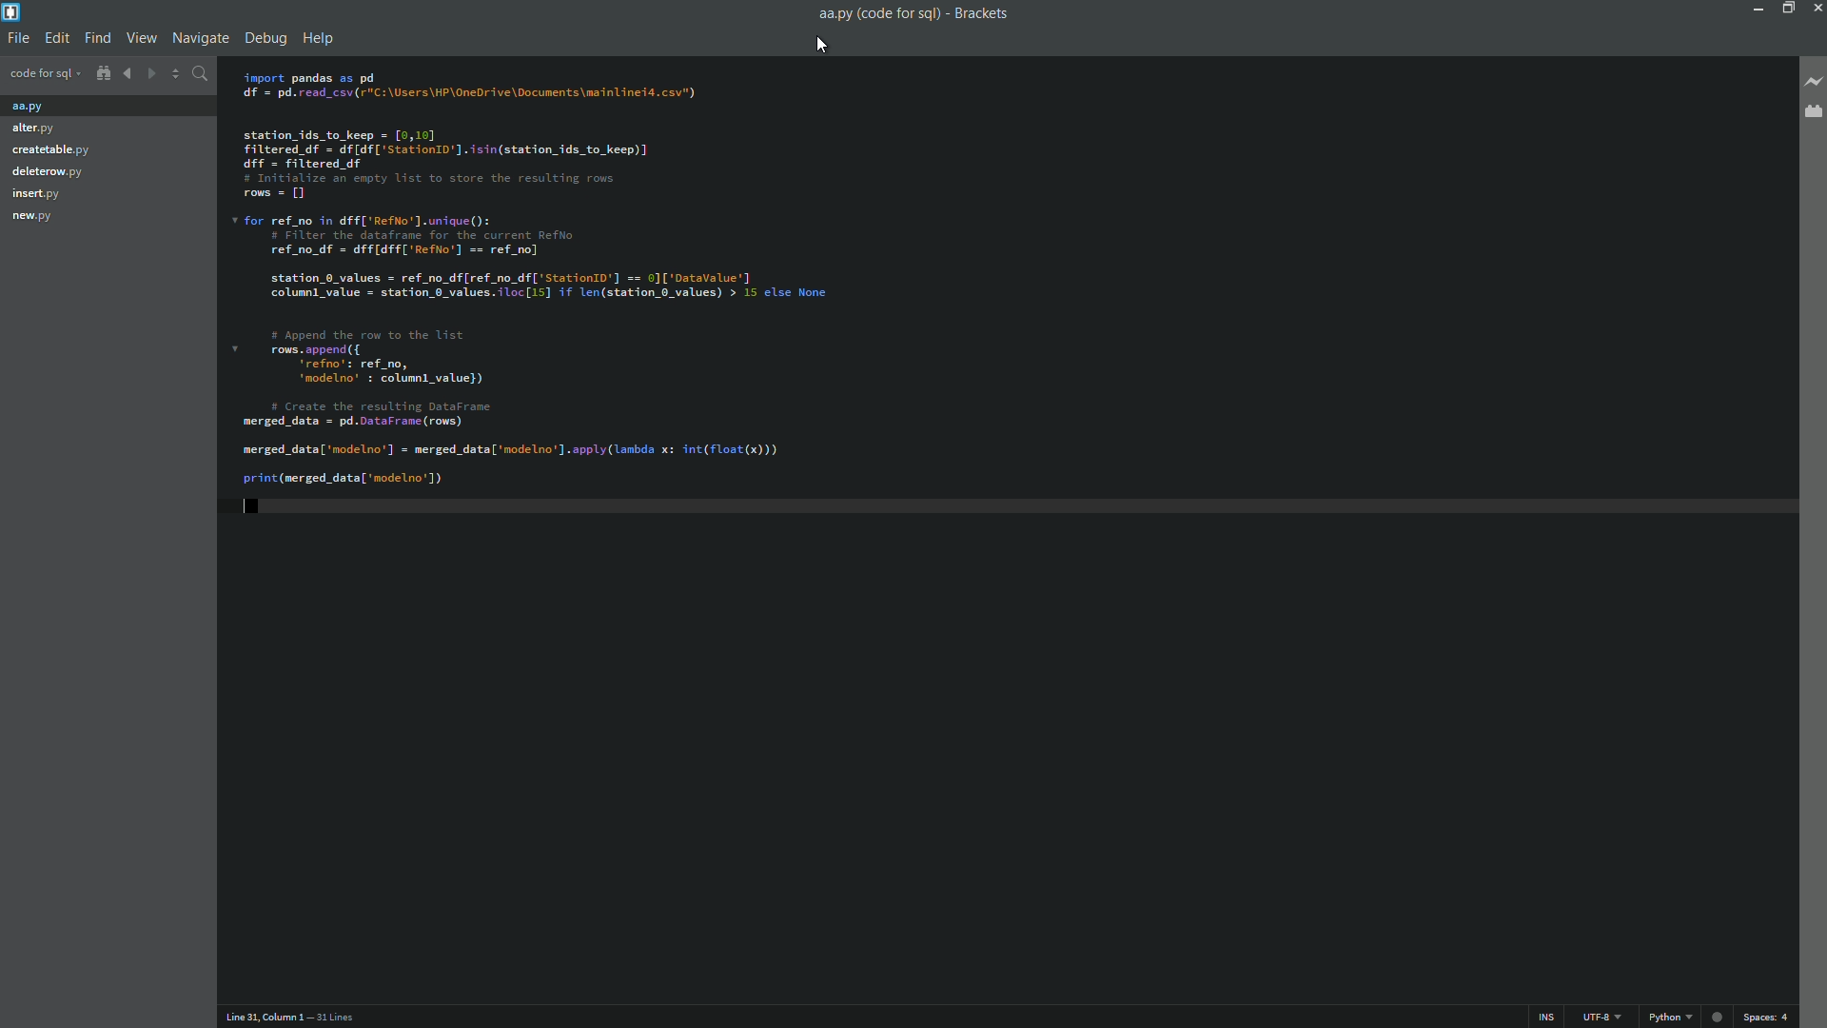  Describe the element at coordinates (539, 281) in the screenshot. I see `code` at that location.